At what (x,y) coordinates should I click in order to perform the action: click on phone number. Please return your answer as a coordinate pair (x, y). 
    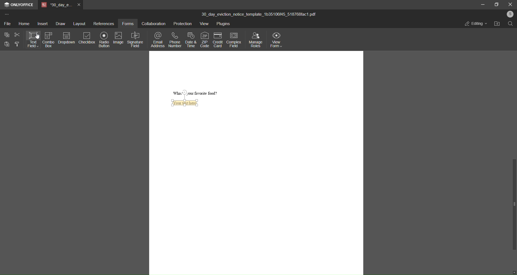
    Looking at the image, I should click on (175, 40).